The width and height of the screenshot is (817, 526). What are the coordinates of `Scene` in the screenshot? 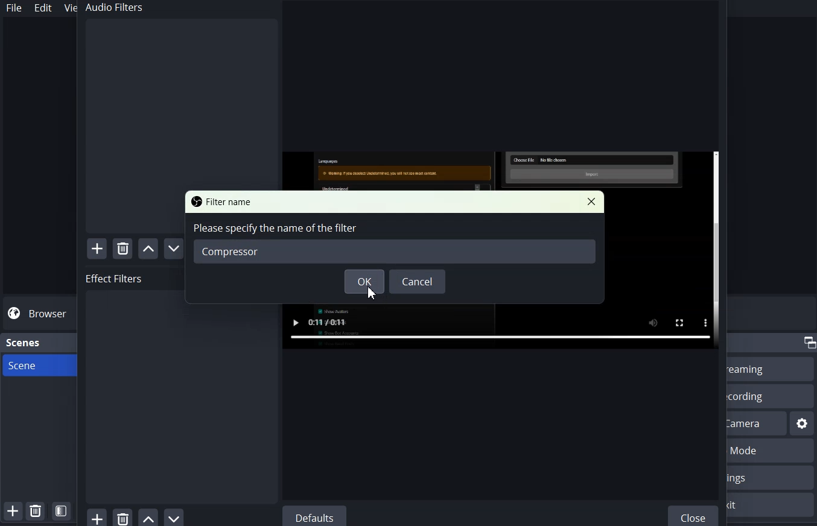 It's located at (36, 365).